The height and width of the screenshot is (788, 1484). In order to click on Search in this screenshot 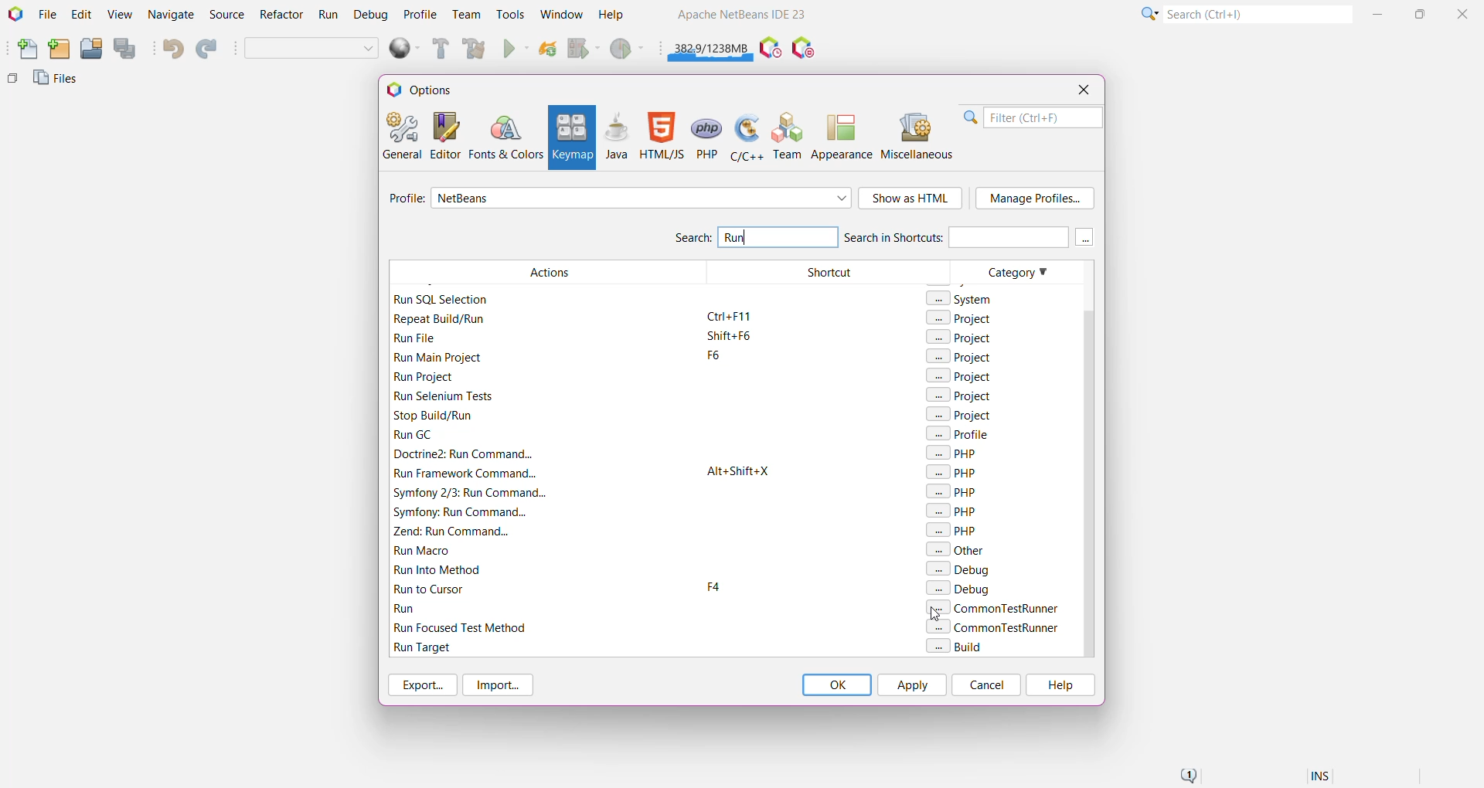, I will do `click(1257, 13)`.